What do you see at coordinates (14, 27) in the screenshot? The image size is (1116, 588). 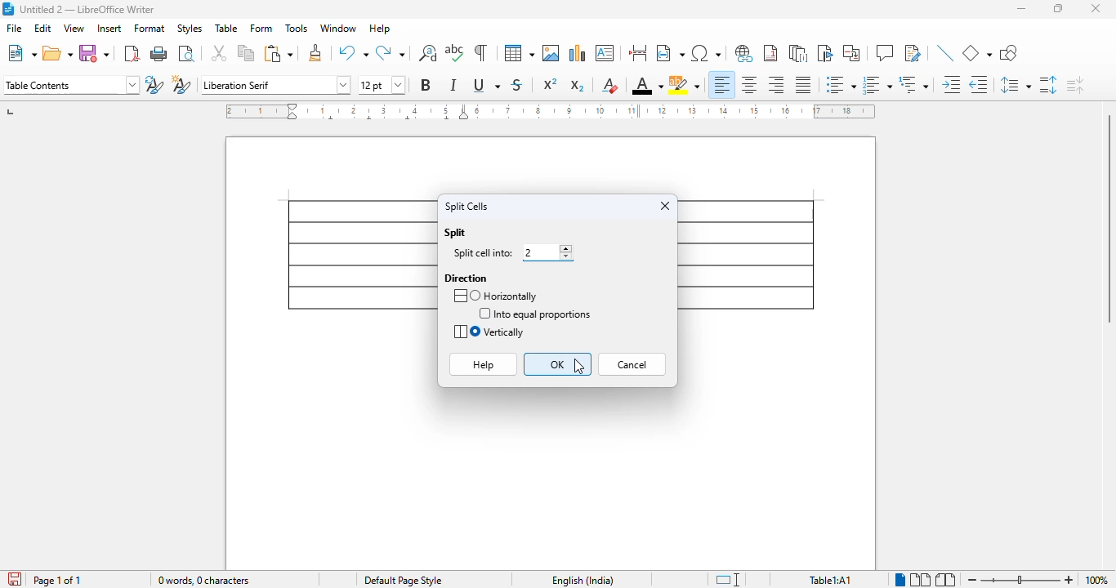 I see `file` at bounding box center [14, 27].